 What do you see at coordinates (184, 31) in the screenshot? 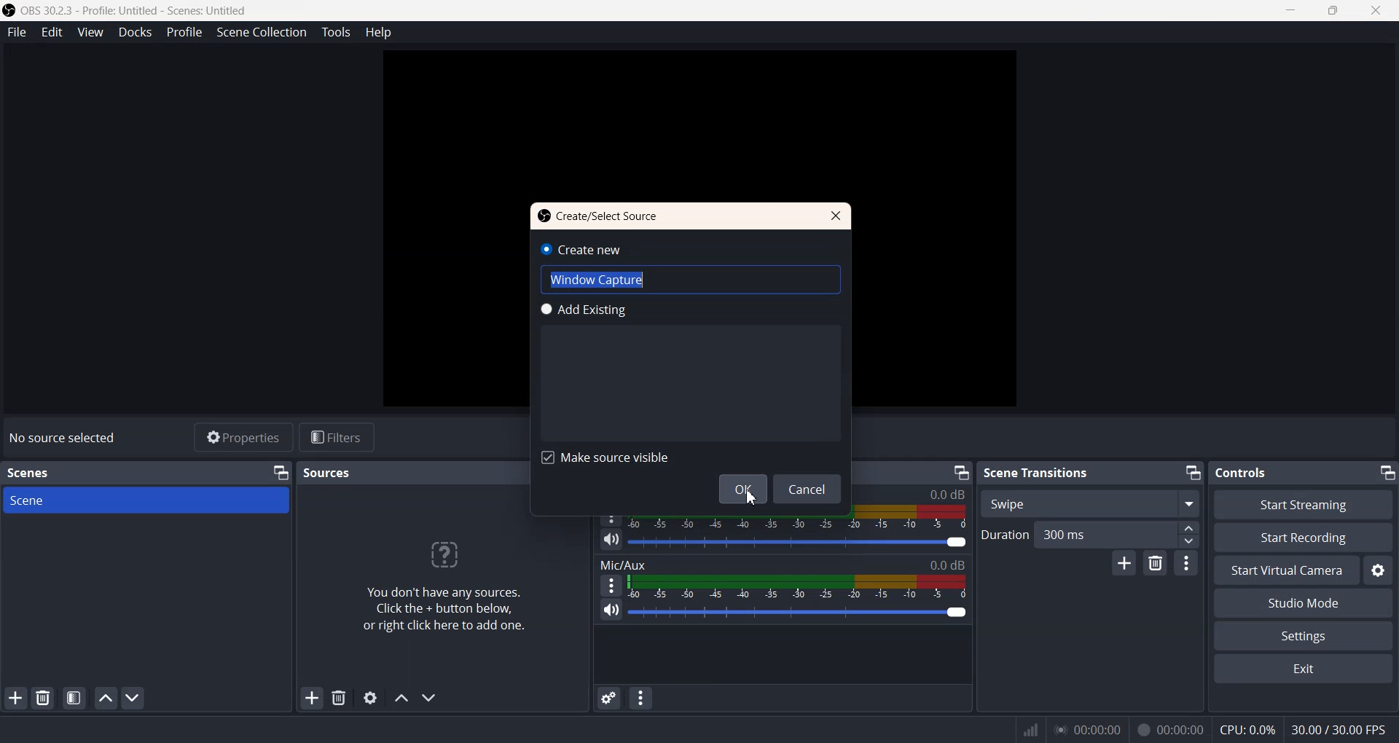
I see `Profile` at bounding box center [184, 31].